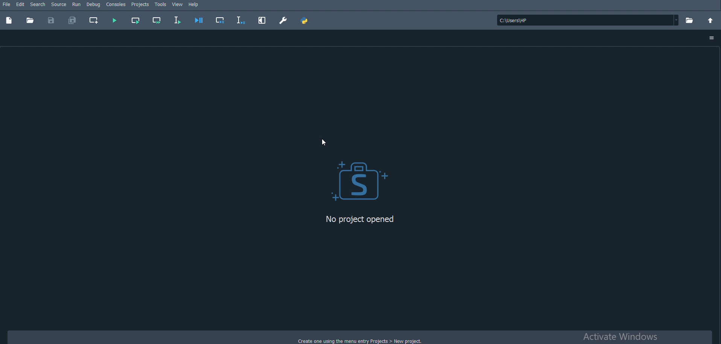  Describe the element at coordinates (200, 20) in the screenshot. I see `Debug file` at that location.